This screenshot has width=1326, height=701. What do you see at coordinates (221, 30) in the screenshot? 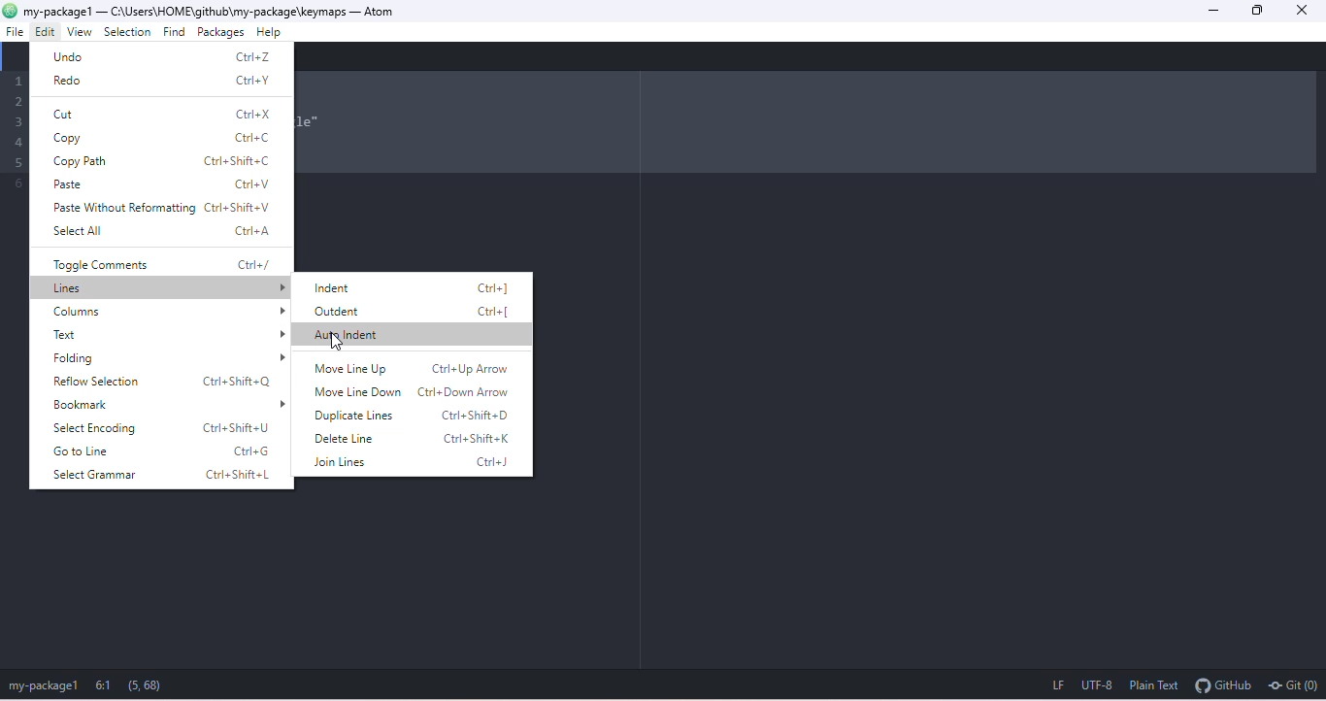
I see `packages` at bounding box center [221, 30].